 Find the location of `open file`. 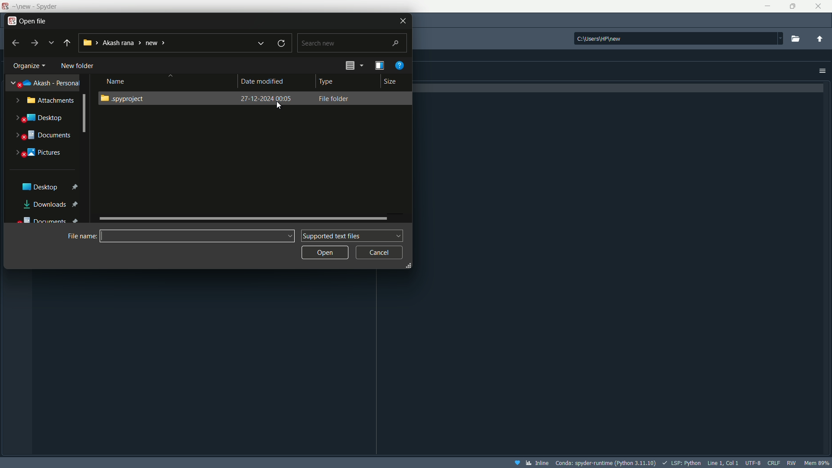

open file is located at coordinates (37, 22).